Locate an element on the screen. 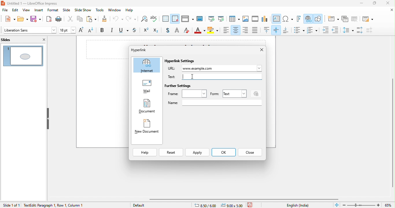 The height and width of the screenshot is (208, 395). align center is located at coordinates (236, 30).